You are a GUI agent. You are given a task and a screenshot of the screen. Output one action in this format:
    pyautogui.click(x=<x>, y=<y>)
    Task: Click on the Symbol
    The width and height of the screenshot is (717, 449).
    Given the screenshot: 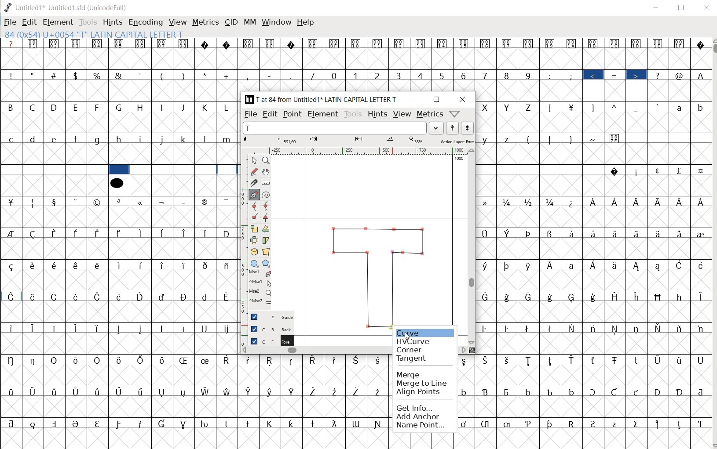 What is the action you would take?
    pyautogui.click(x=227, y=360)
    